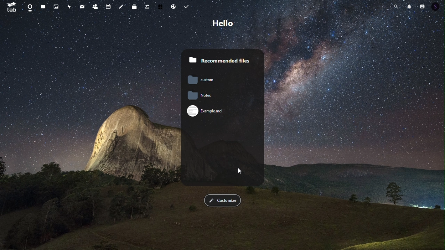  Describe the element at coordinates (43, 7) in the screenshot. I see `files` at that location.